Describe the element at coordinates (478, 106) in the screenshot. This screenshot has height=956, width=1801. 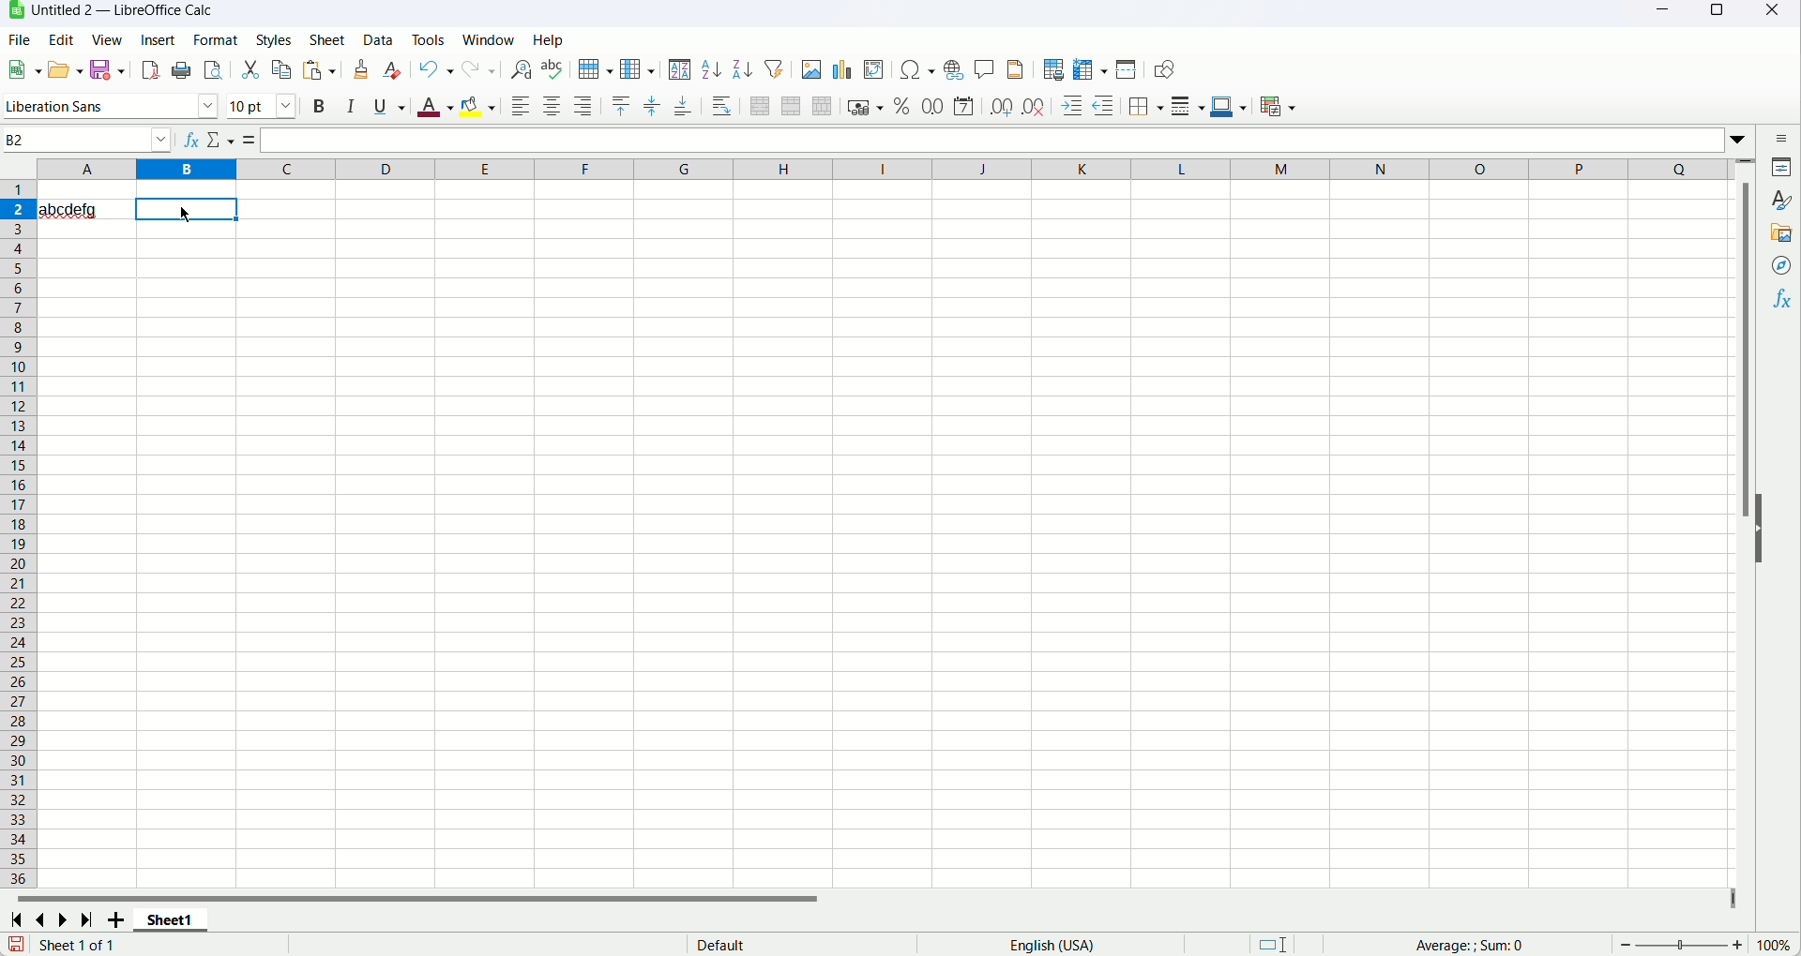
I see `background color` at that location.